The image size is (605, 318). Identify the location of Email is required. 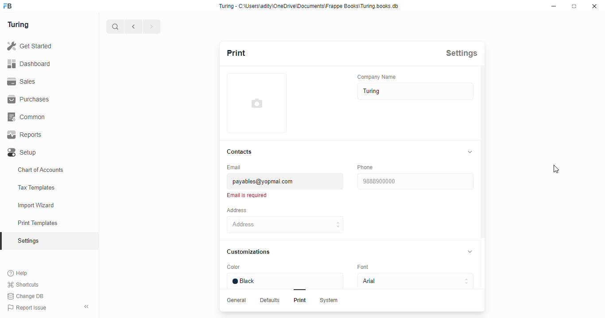
(249, 195).